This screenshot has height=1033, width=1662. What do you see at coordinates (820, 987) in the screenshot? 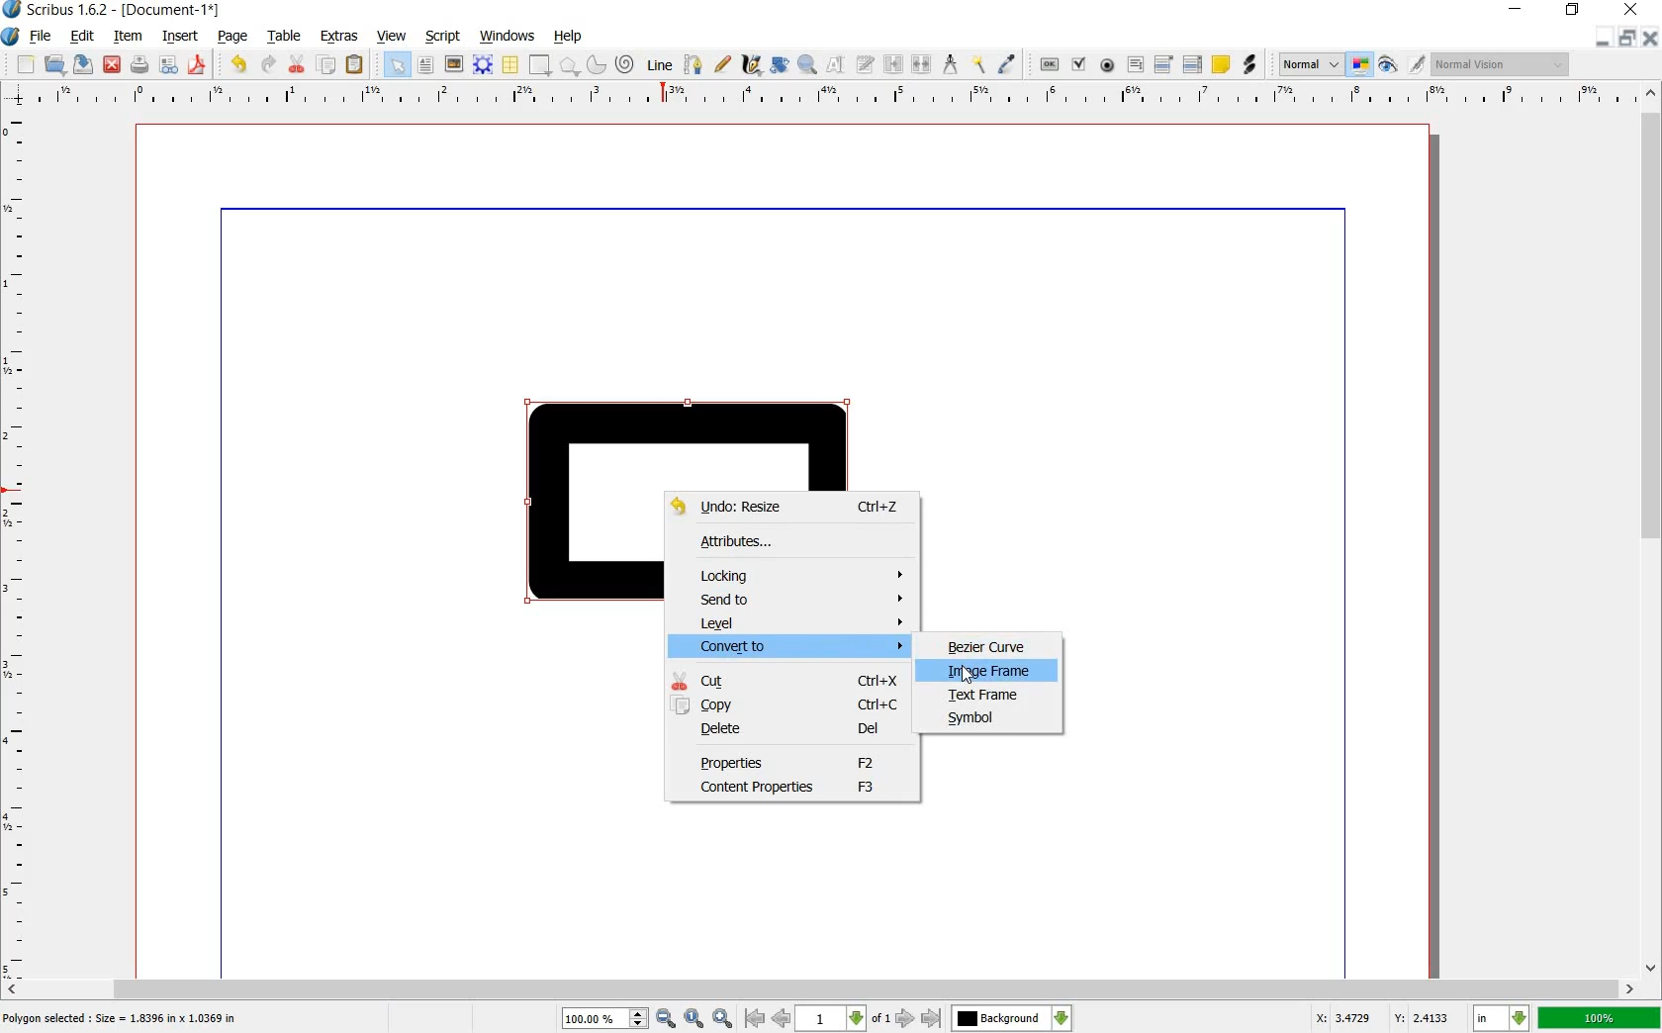
I see `scrollbar` at bounding box center [820, 987].